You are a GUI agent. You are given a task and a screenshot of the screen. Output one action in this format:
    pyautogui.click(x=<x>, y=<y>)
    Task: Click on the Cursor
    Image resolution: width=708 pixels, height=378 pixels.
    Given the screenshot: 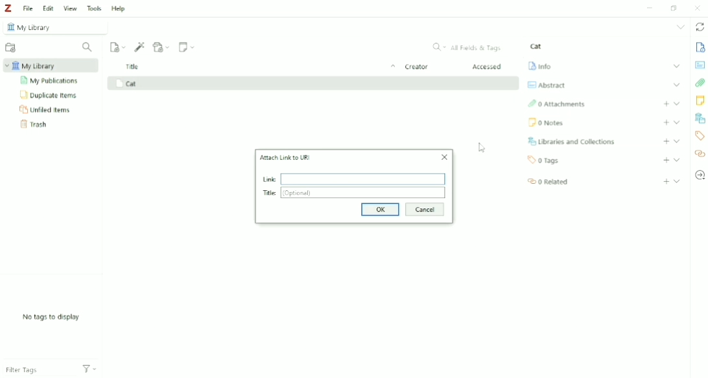 What is the action you would take?
    pyautogui.click(x=482, y=147)
    